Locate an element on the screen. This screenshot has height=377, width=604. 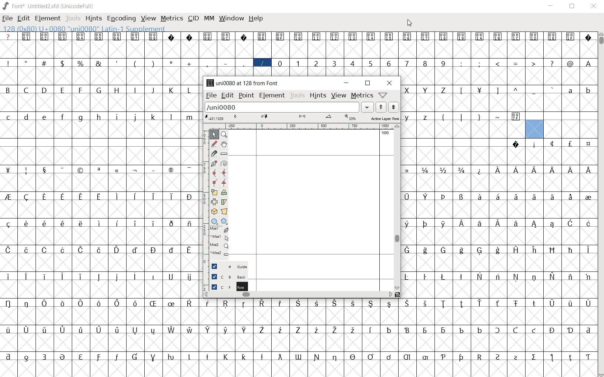
glyph is located at coordinates (153, 358).